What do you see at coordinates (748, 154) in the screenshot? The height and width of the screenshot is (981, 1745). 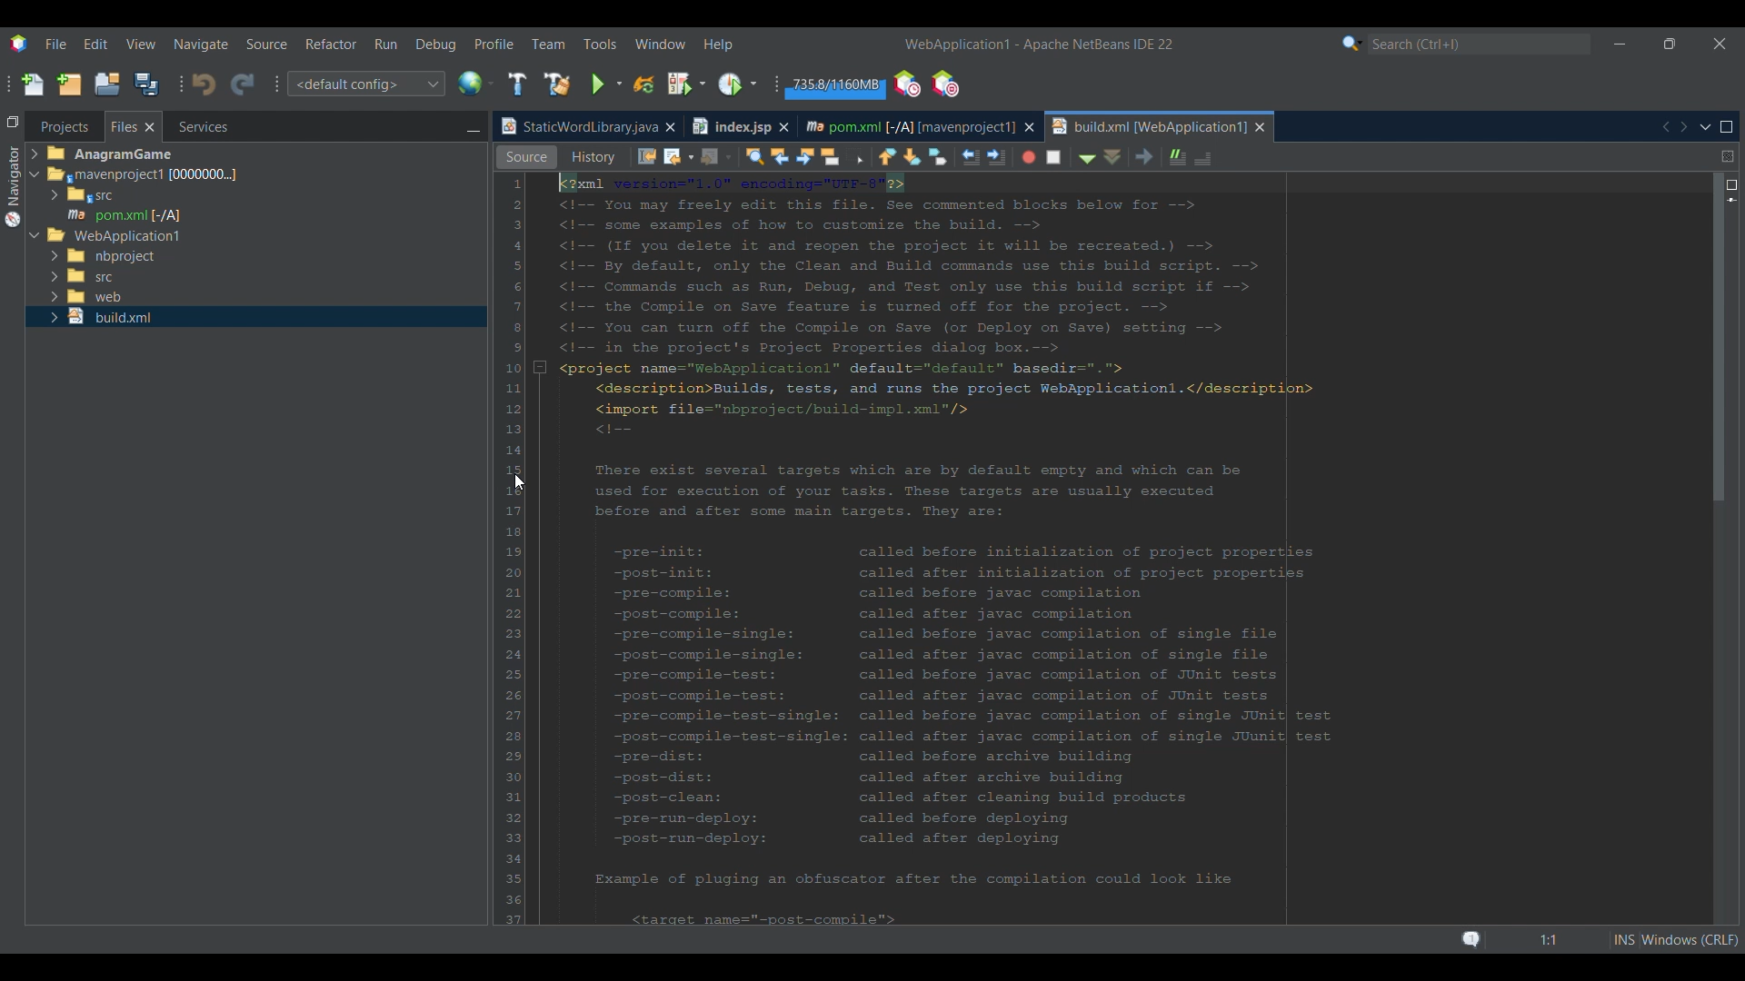 I see `History view` at bounding box center [748, 154].